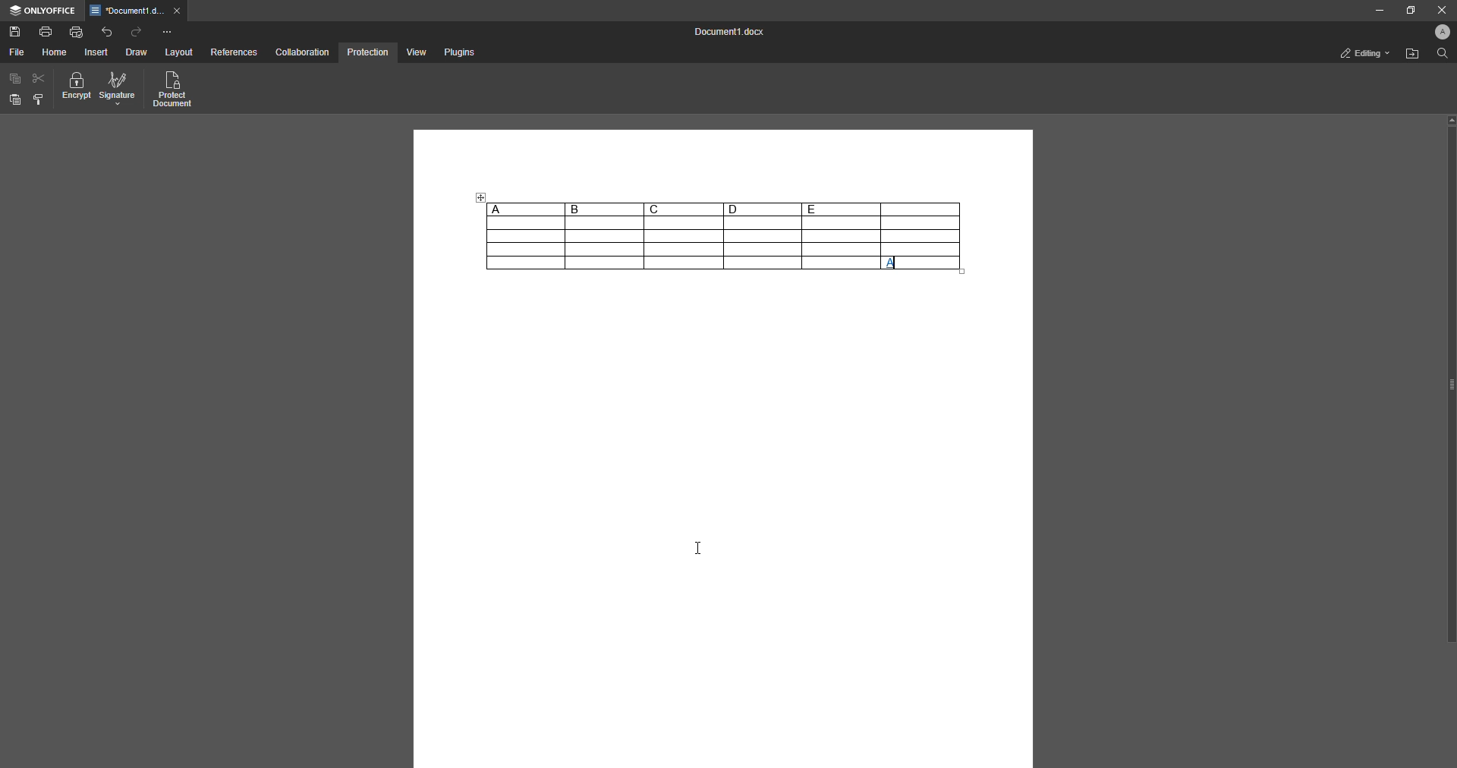 This screenshot has height=768, width=1457. What do you see at coordinates (107, 31) in the screenshot?
I see `Undo` at bounding box center [107, 31].